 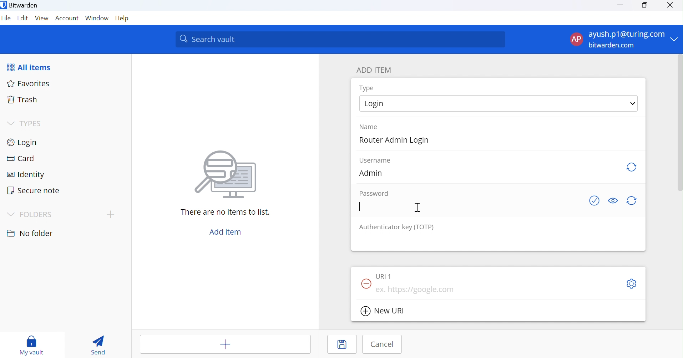 What do you see at coordinates (373, 173) in the screenshot?
I see `Admin` at bounding box center [373, 173].